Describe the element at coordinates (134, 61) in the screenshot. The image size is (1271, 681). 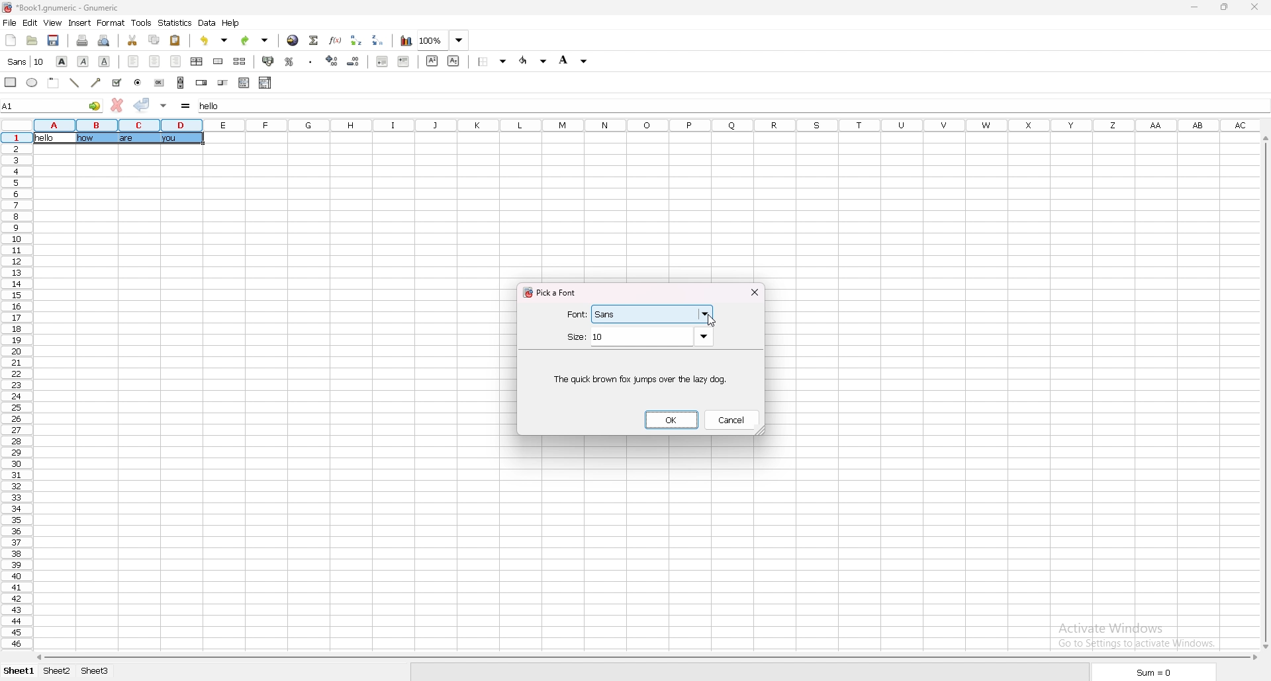
I see `left align` at that location.